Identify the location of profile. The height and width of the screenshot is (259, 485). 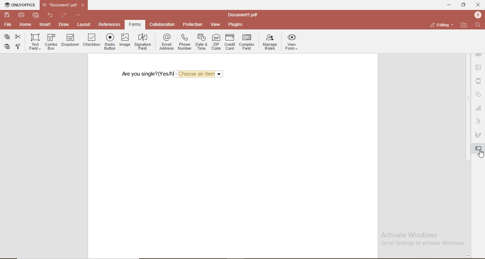
(478, 15).